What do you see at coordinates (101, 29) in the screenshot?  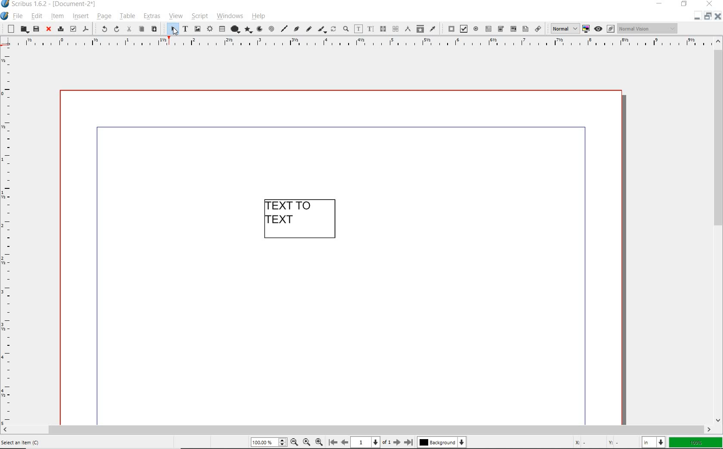 I see `undo` at bounding box center [101, 29].